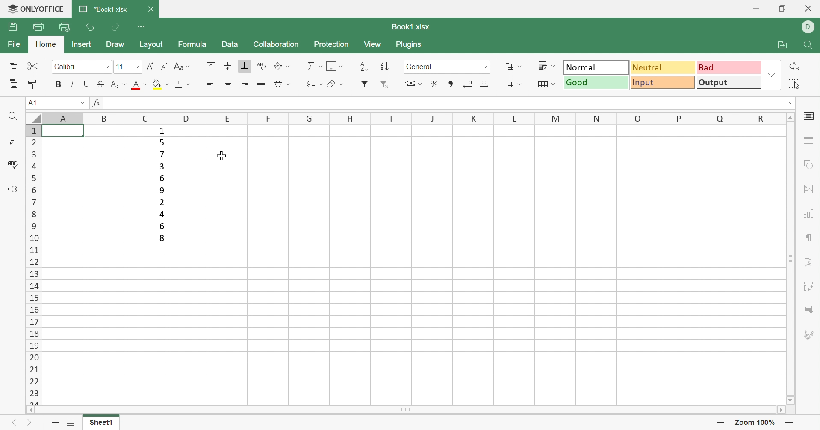 The width and height of the screenshot is (820, 430). Describe the element at coordinates (142, 27) in the screenshot. I see `Customize Quick Access Toolbar` at that location.